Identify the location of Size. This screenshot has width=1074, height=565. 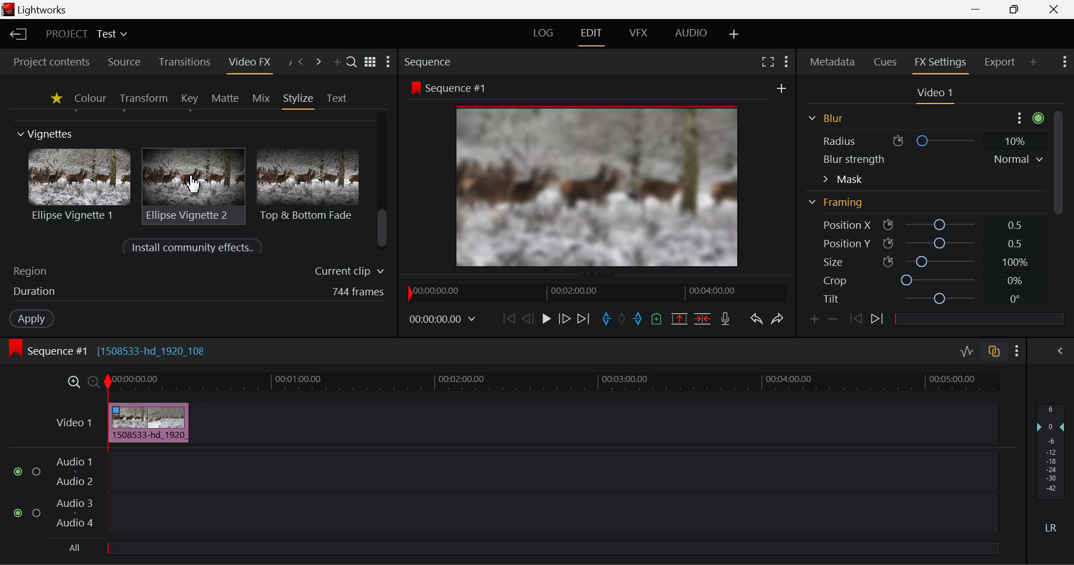
(922, 261).